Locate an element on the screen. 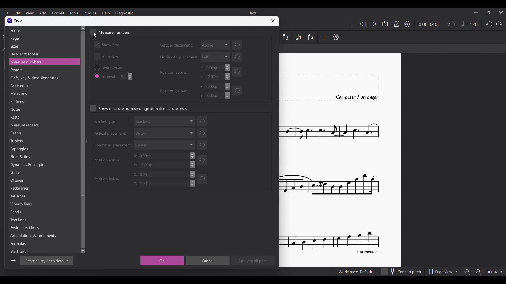 The width and height of the screenshot is (506, 284). Current workspace setting is located at coordinates (356, 271).